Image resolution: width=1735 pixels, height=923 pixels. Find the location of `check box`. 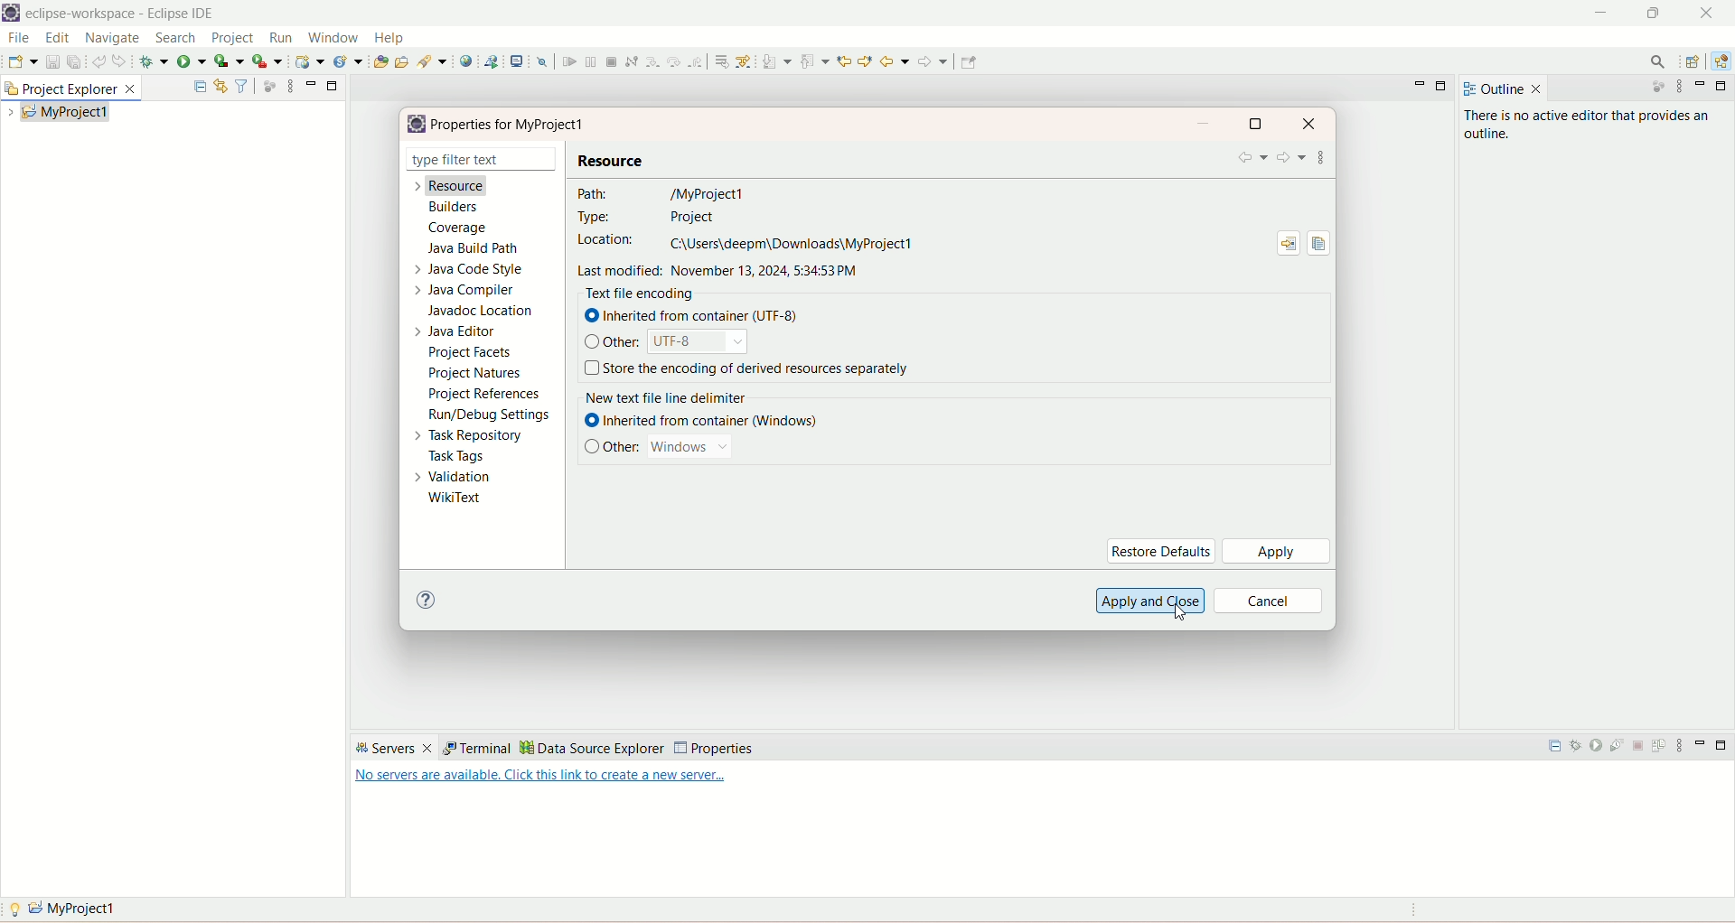

check box is located at coordinates (592, 443).